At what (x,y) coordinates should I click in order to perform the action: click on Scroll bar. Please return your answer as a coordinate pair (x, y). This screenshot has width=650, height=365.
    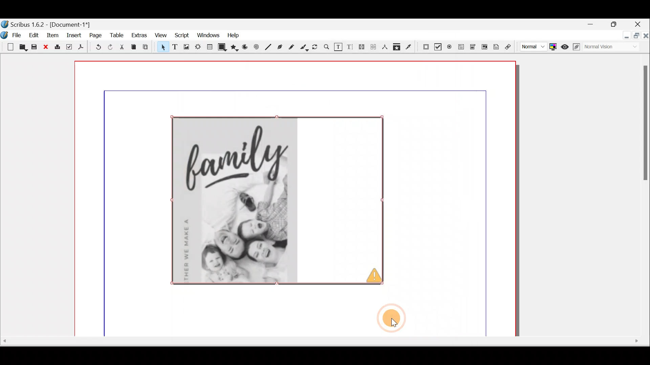
    Looking at the image, I should click on (641, 195).